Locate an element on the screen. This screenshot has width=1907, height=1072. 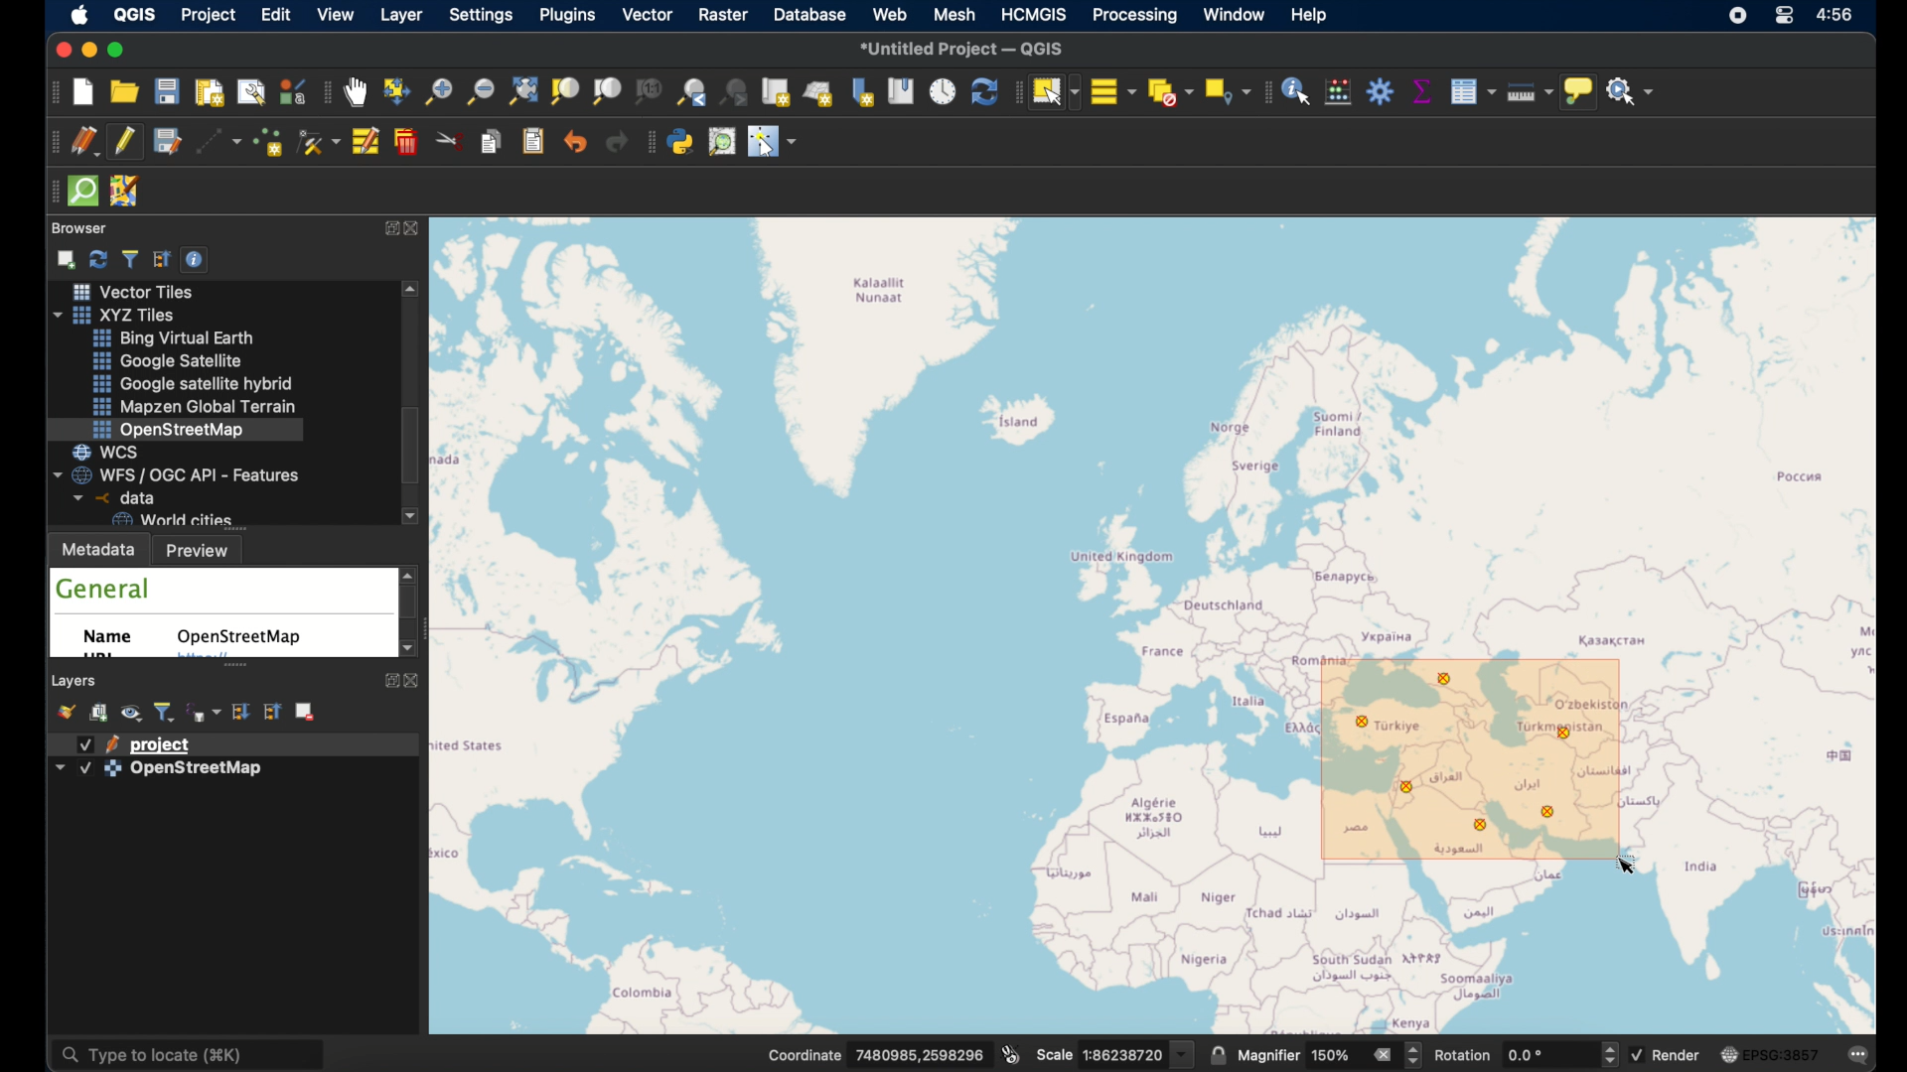
name is located at coordinates (114, 640).